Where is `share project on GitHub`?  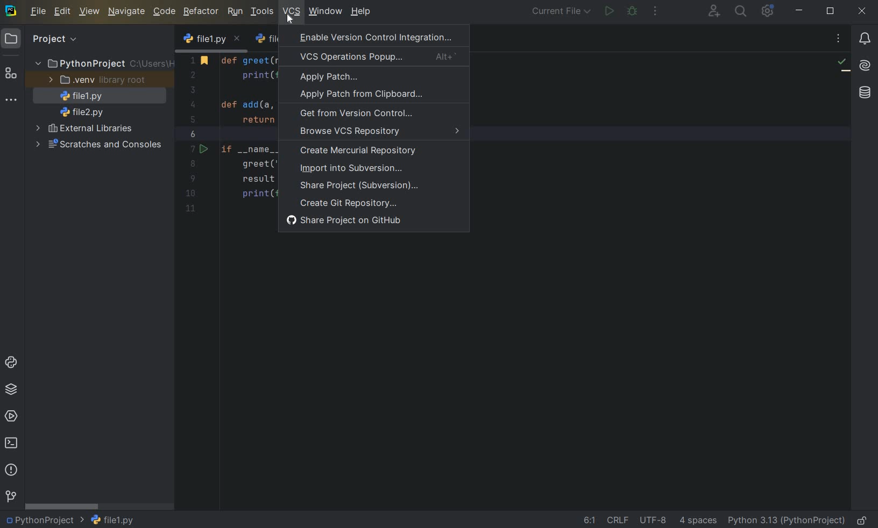 share project on GitHub is located at coordinates (348, 221).